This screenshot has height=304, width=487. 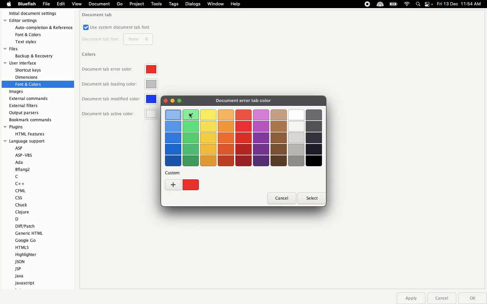 What do you see at coordinates (33, 56) in the screenshot?
I see `backup & recovery` at bounding box center [33, 56].